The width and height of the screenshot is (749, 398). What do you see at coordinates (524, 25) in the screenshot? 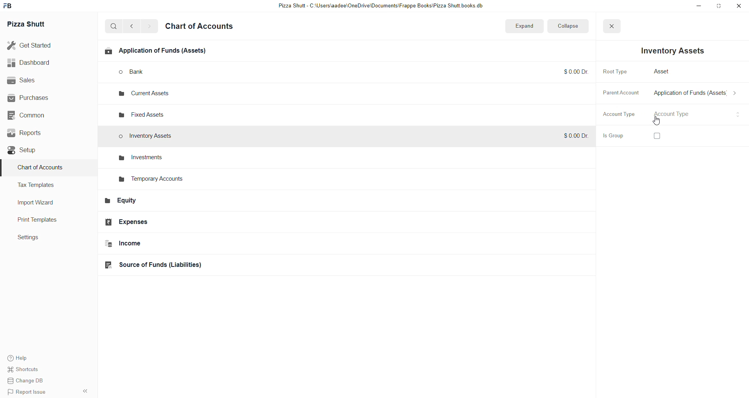
I see `expand` at bounding box center [524, 25].